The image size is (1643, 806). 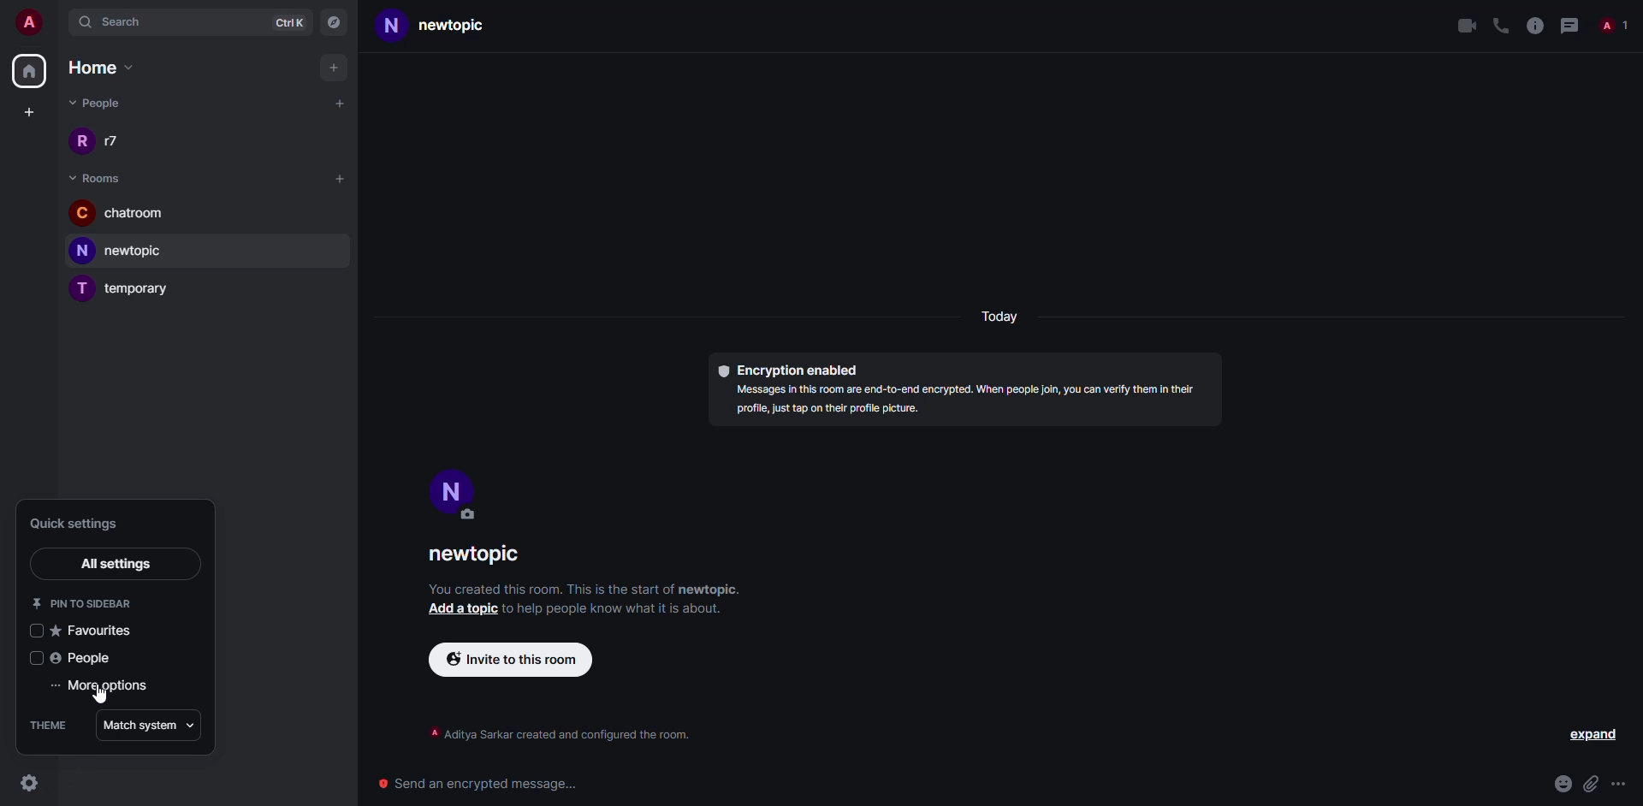 I want to click on select, so click(x=37, y=631).